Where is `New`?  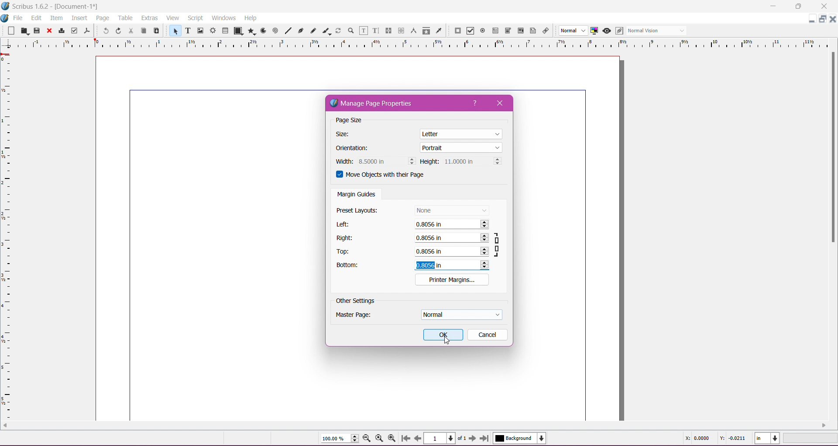 New is located at coordinates (8, 30).